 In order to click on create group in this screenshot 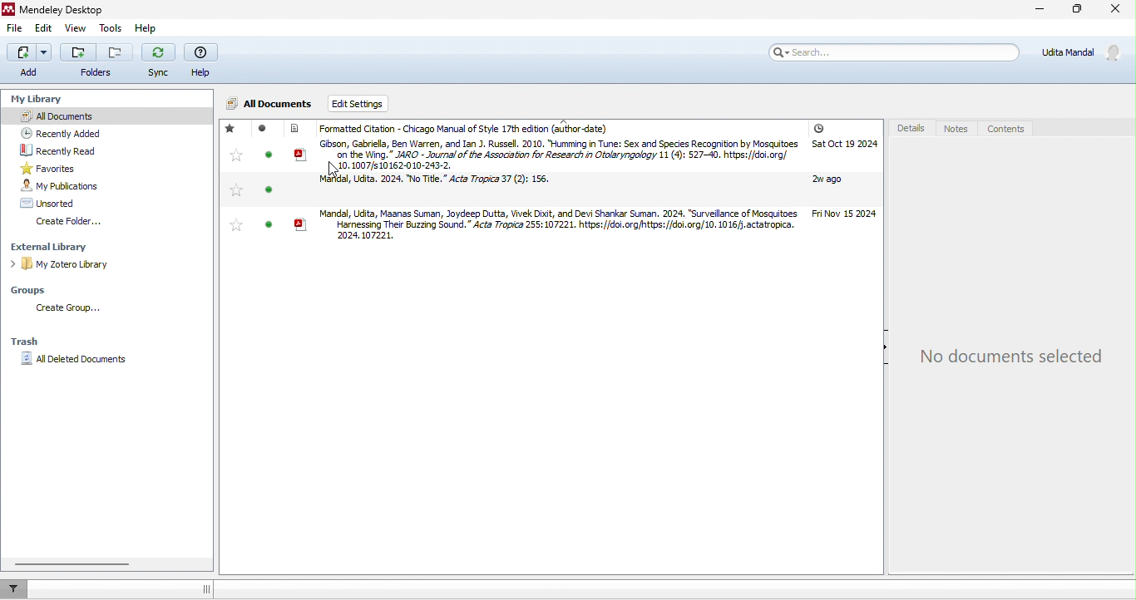, I will do `click(73, 310)`.